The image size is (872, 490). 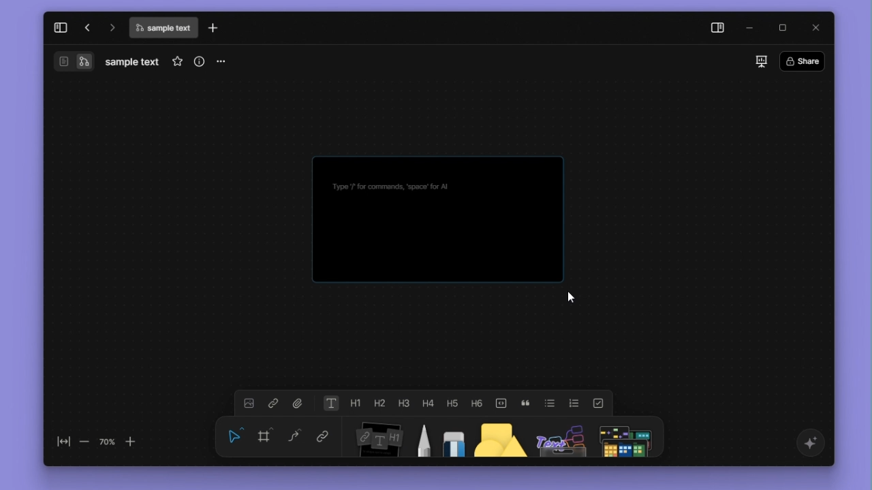 I want to click on share, so click(x=805, y=60).